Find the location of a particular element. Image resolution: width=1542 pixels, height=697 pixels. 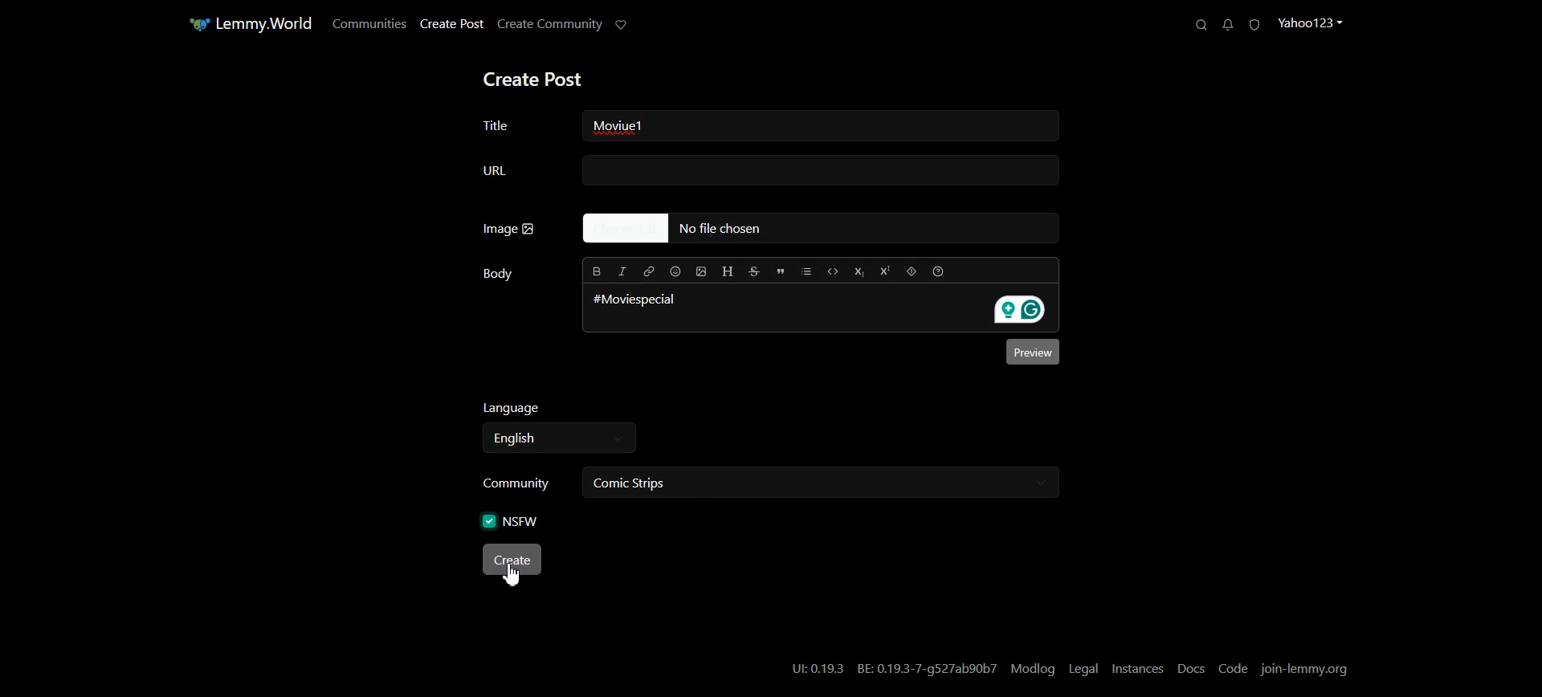

Code is located at coordinates (1234, 668).